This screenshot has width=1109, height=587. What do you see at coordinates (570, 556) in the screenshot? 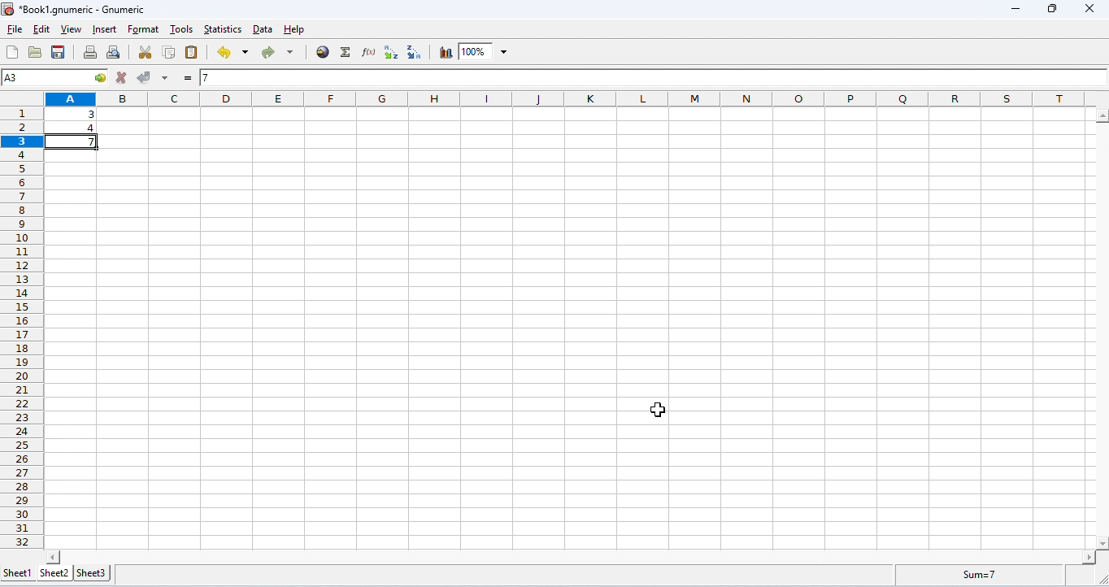
I see `space for horizontal column` at bounding box center [570, 556].